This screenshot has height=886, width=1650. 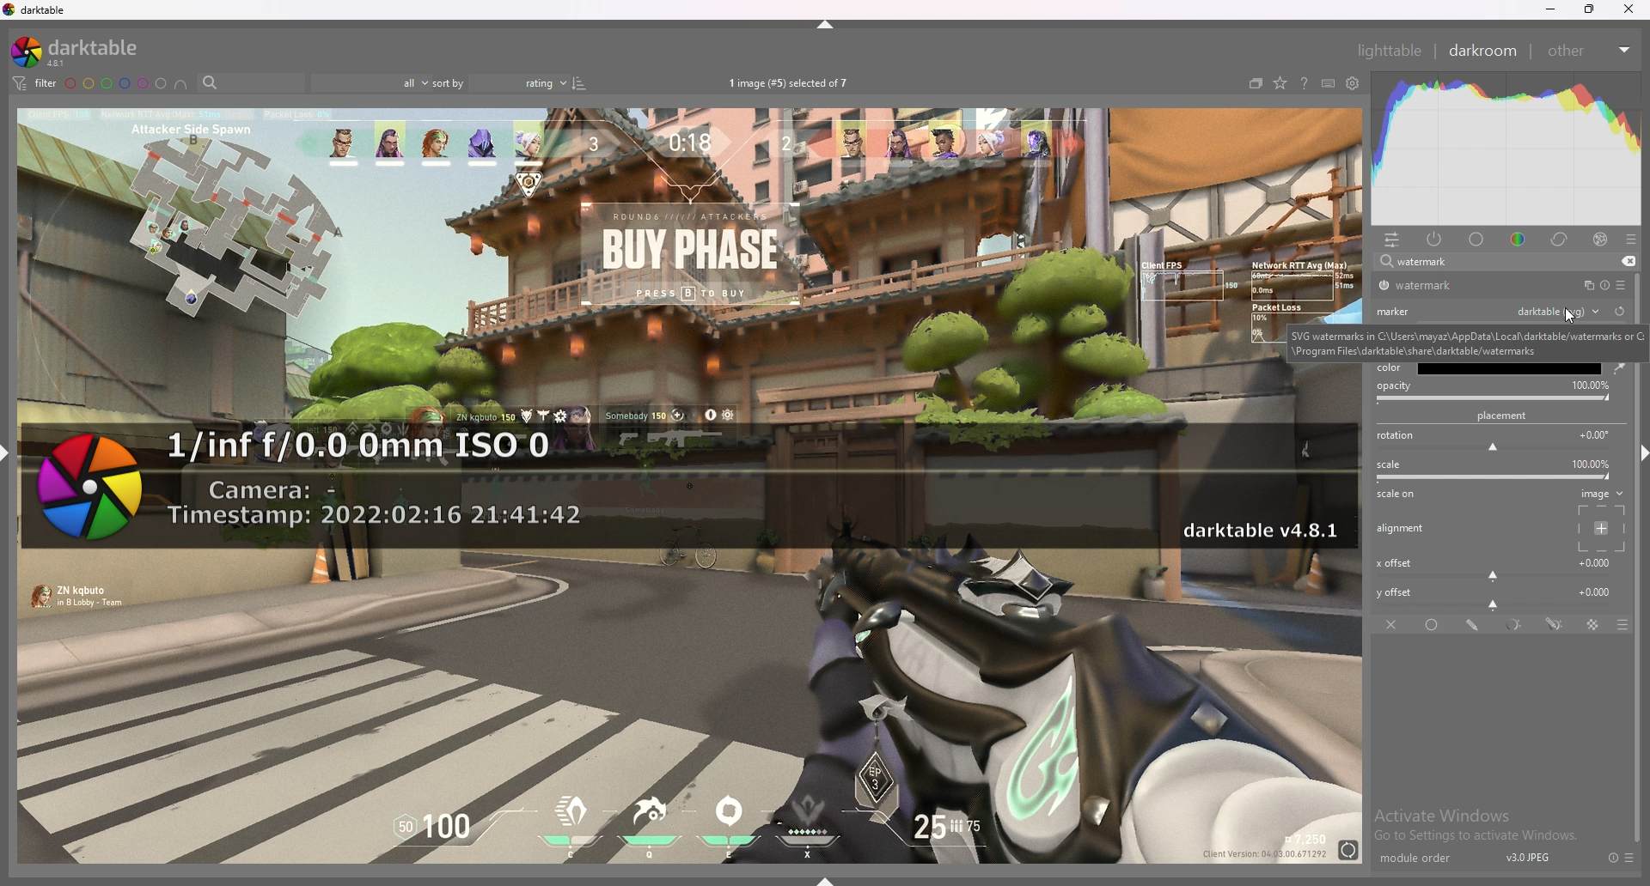 I want to click on help, so click(x=1304, y=85).